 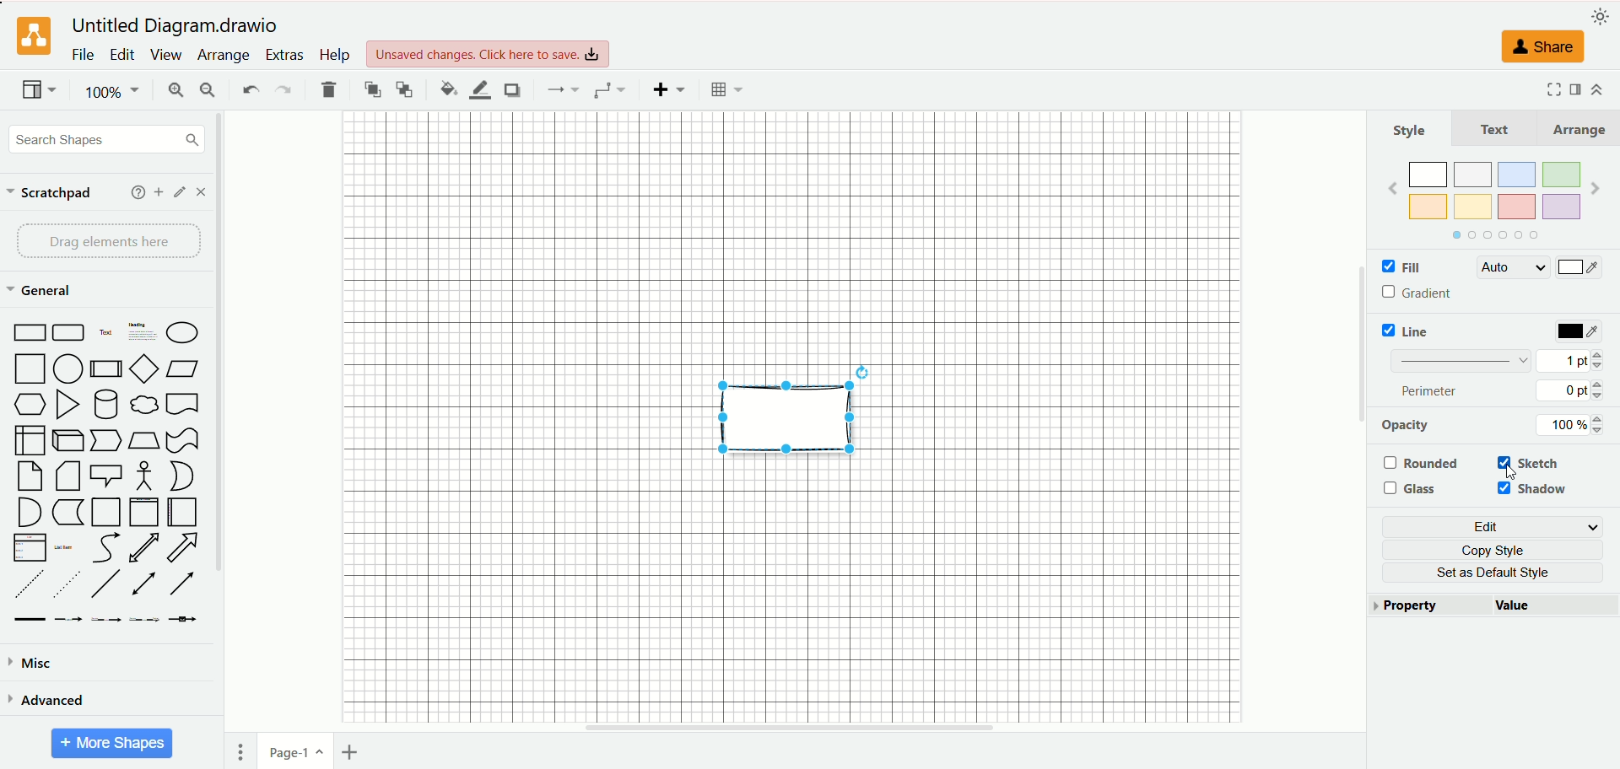 I want to click on auto, so click(x=1511, y=267).